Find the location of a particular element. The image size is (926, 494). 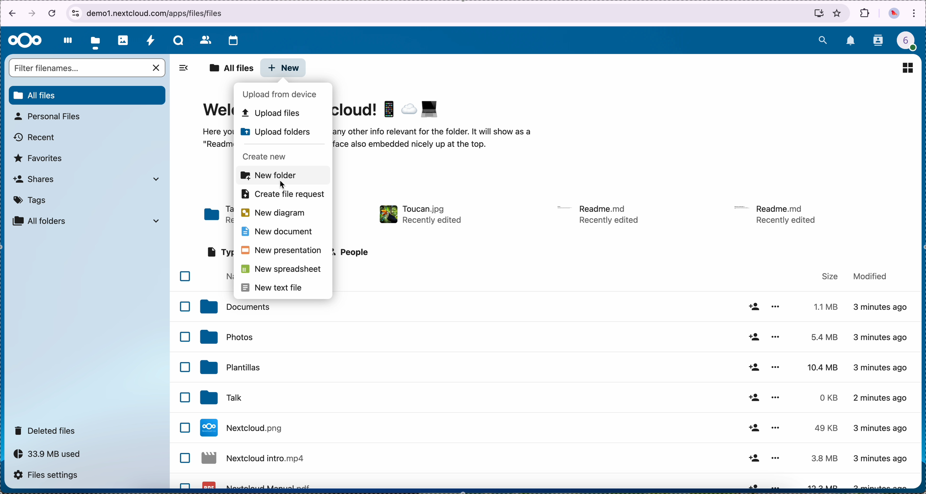

profile is located at coordinates (911, 43).